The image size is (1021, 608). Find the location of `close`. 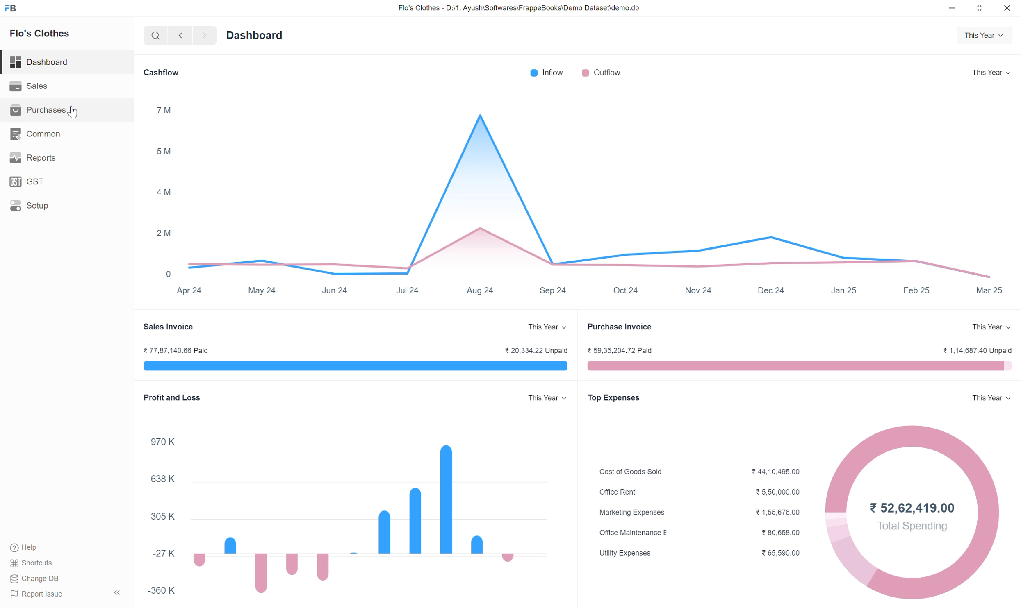

close is located at coordinates (1010, 7).